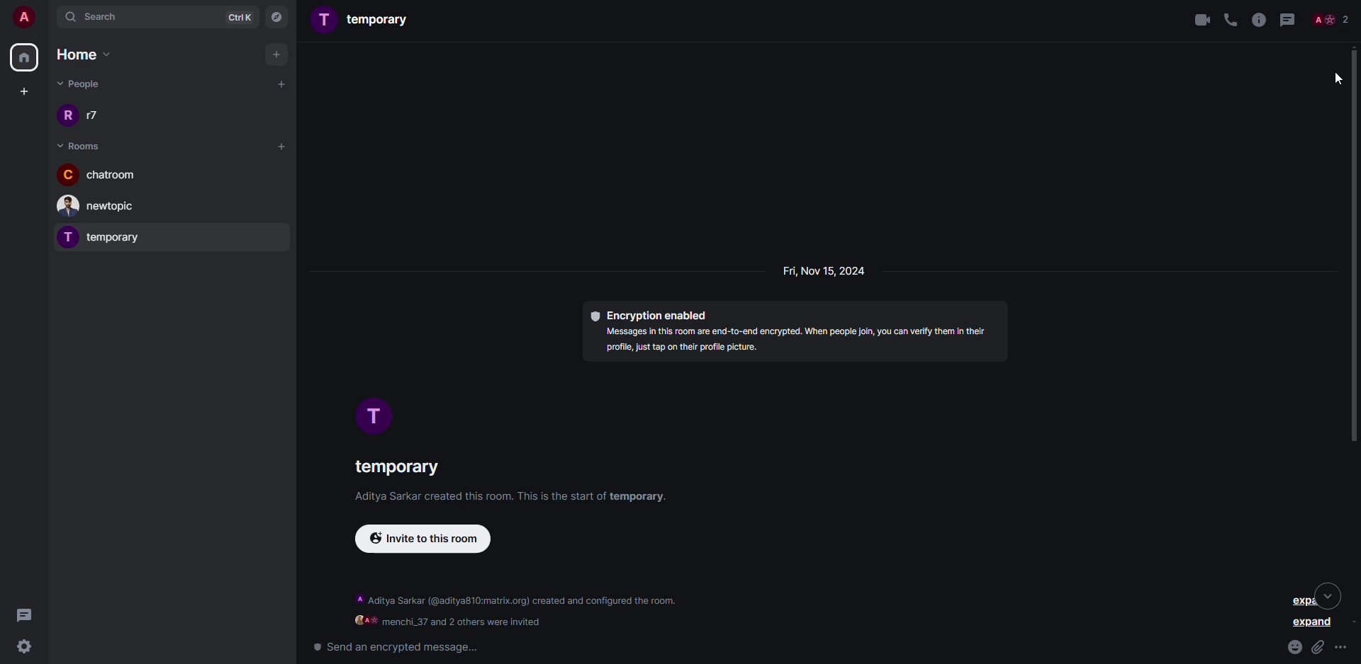  I want to click on cursor, so click(1333, 79).